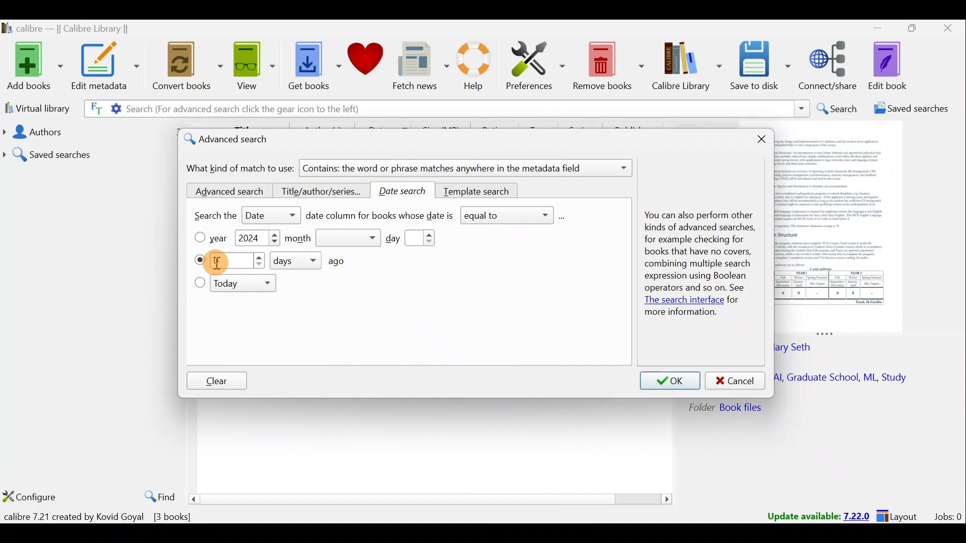 The image size is (966, 543). I want to click on Increase, so click(274, 235).